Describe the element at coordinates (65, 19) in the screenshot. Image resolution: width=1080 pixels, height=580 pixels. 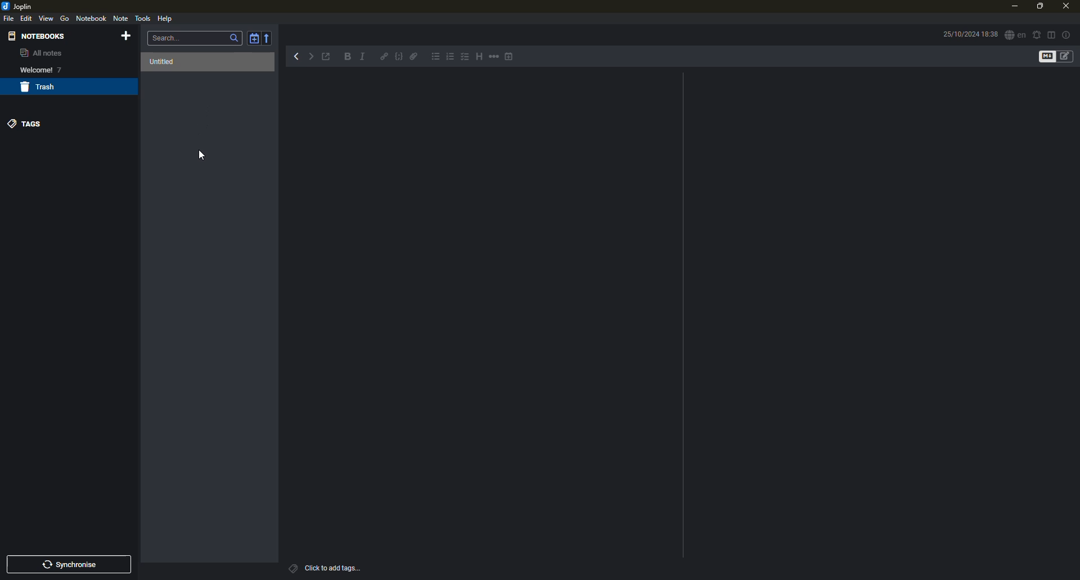
I see `go` at that location.